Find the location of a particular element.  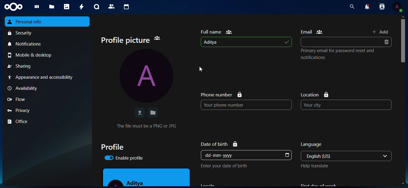

calendar is located at coordinates (125, 7).